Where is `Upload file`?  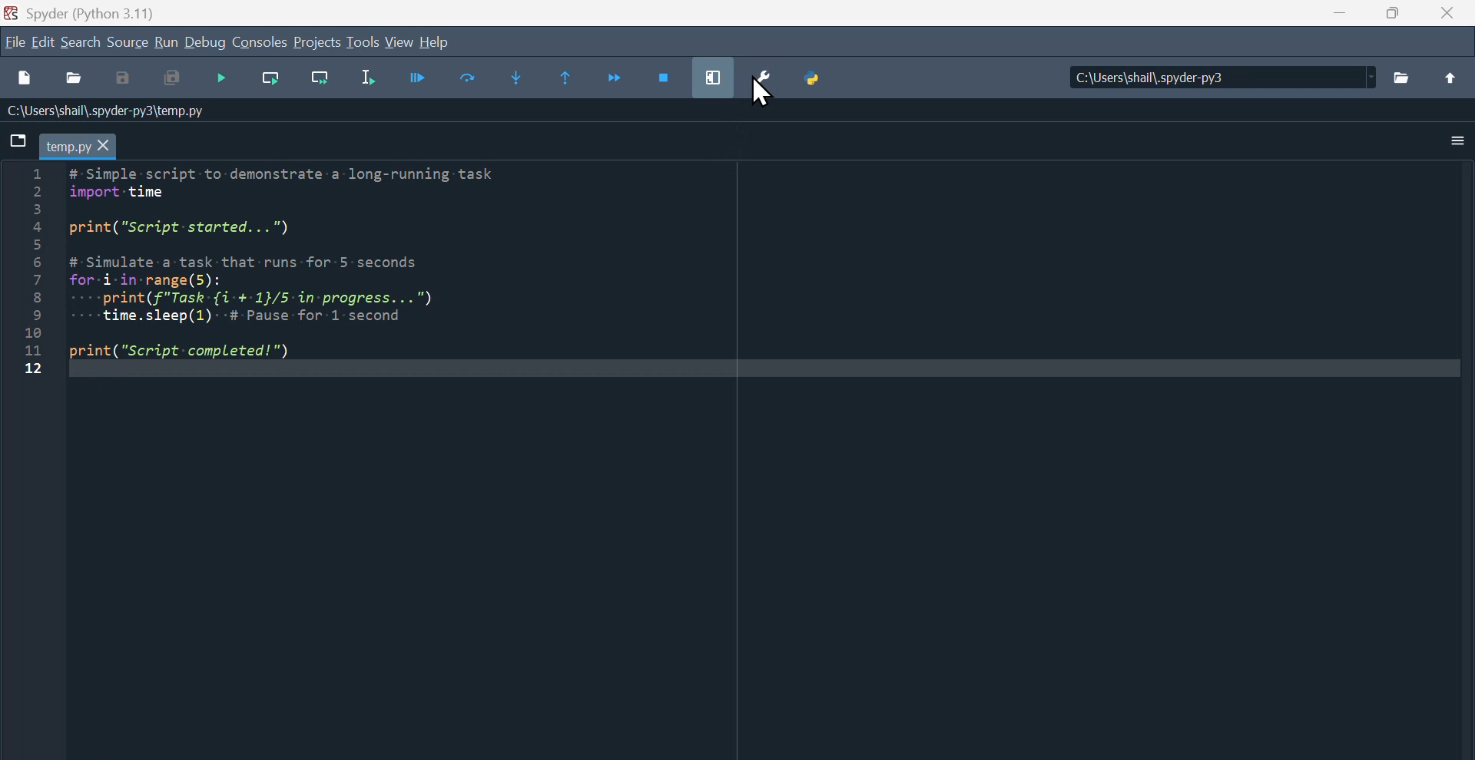
Upload file is located at coordinates (1456, 77).